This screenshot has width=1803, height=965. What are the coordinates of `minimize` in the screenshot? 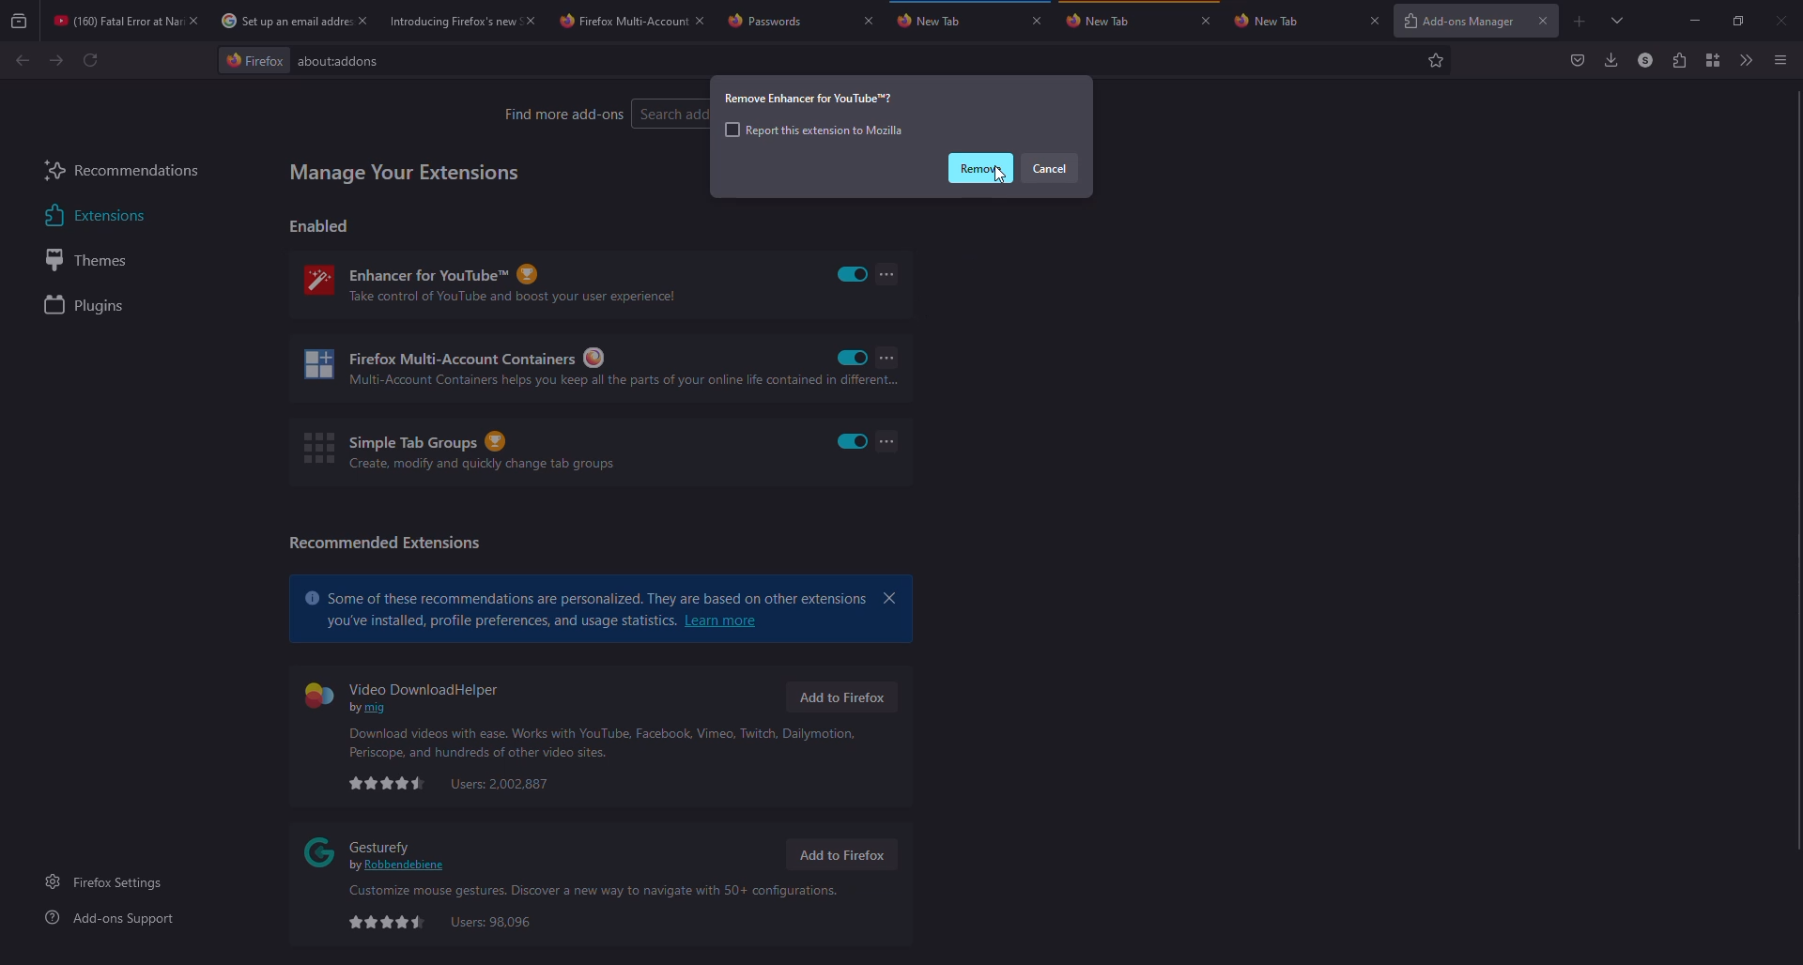 It's located at (1696, 21).